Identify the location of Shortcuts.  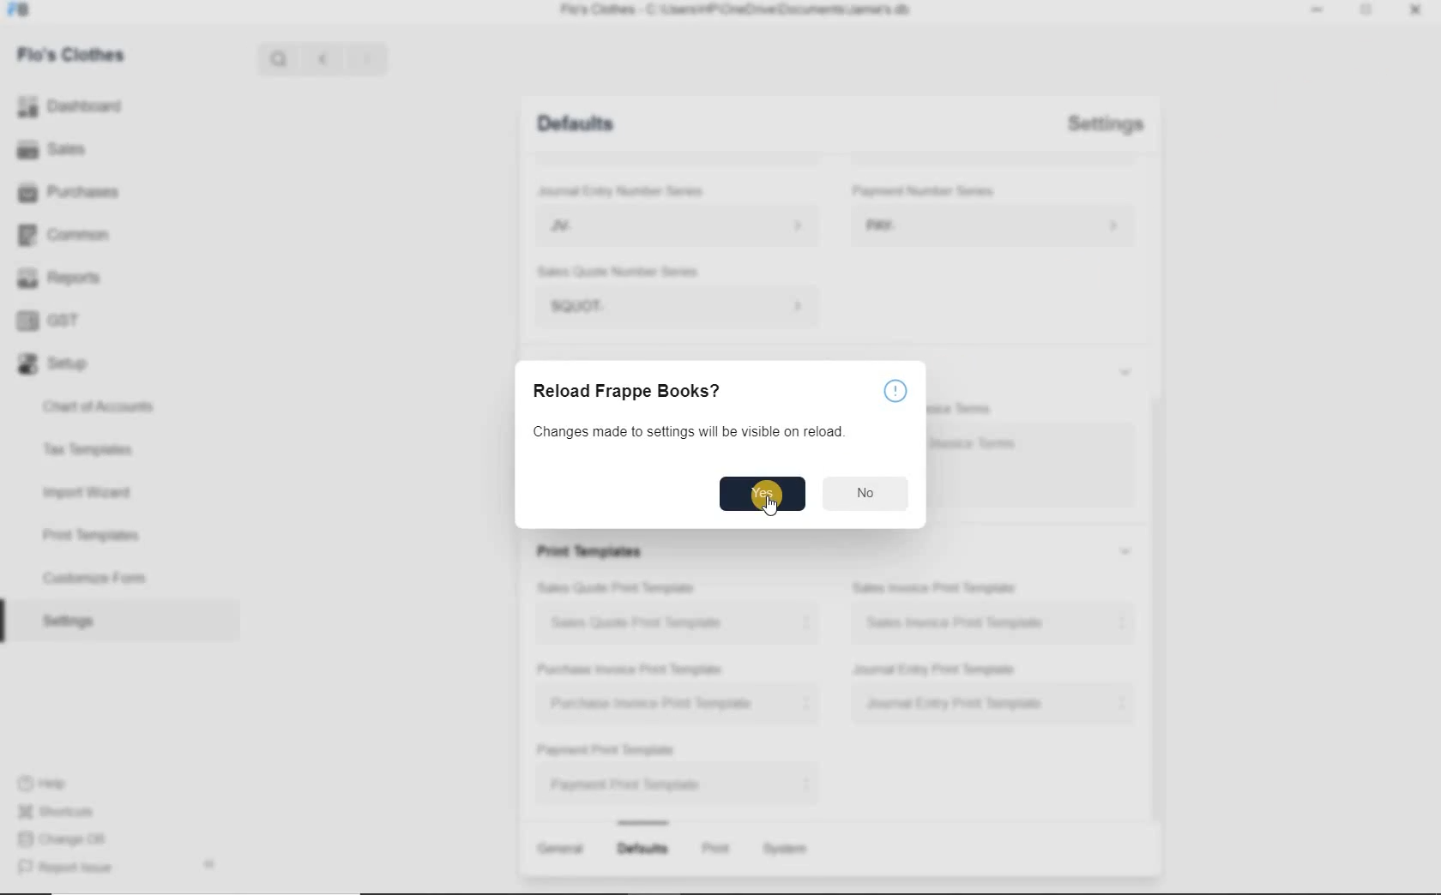
(57, 813).